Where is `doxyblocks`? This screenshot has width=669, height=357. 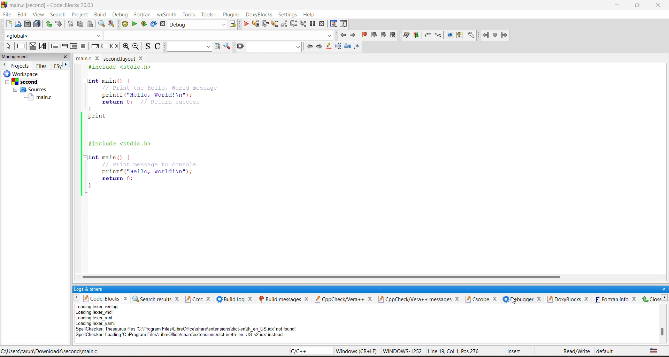 doxyblocks is located at coordinates (259, 14).